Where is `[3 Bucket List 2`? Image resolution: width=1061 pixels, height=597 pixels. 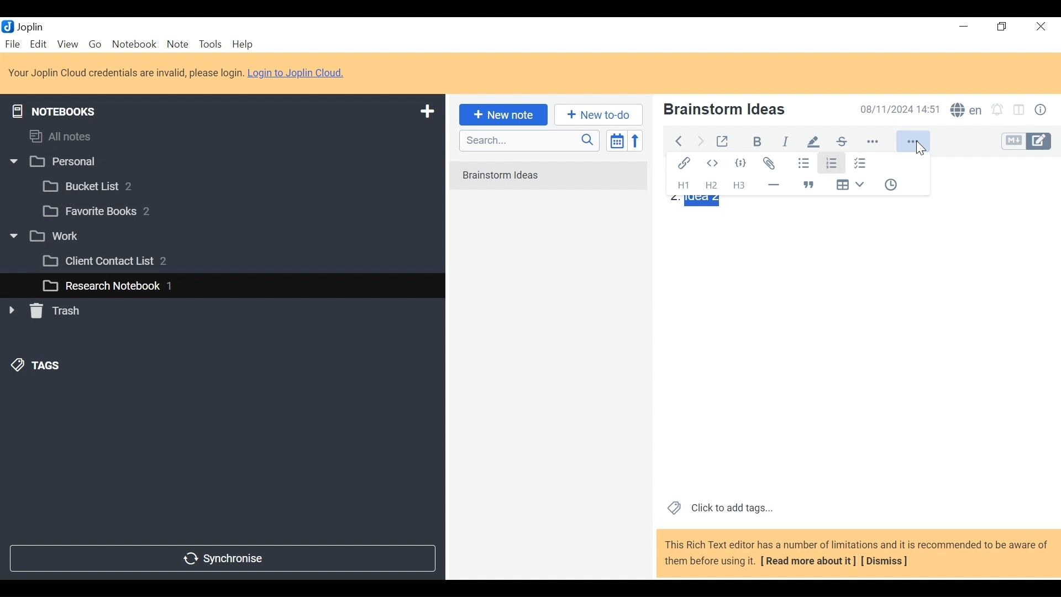 [3 Bucket List 2 is located at coordinates (109, 185).